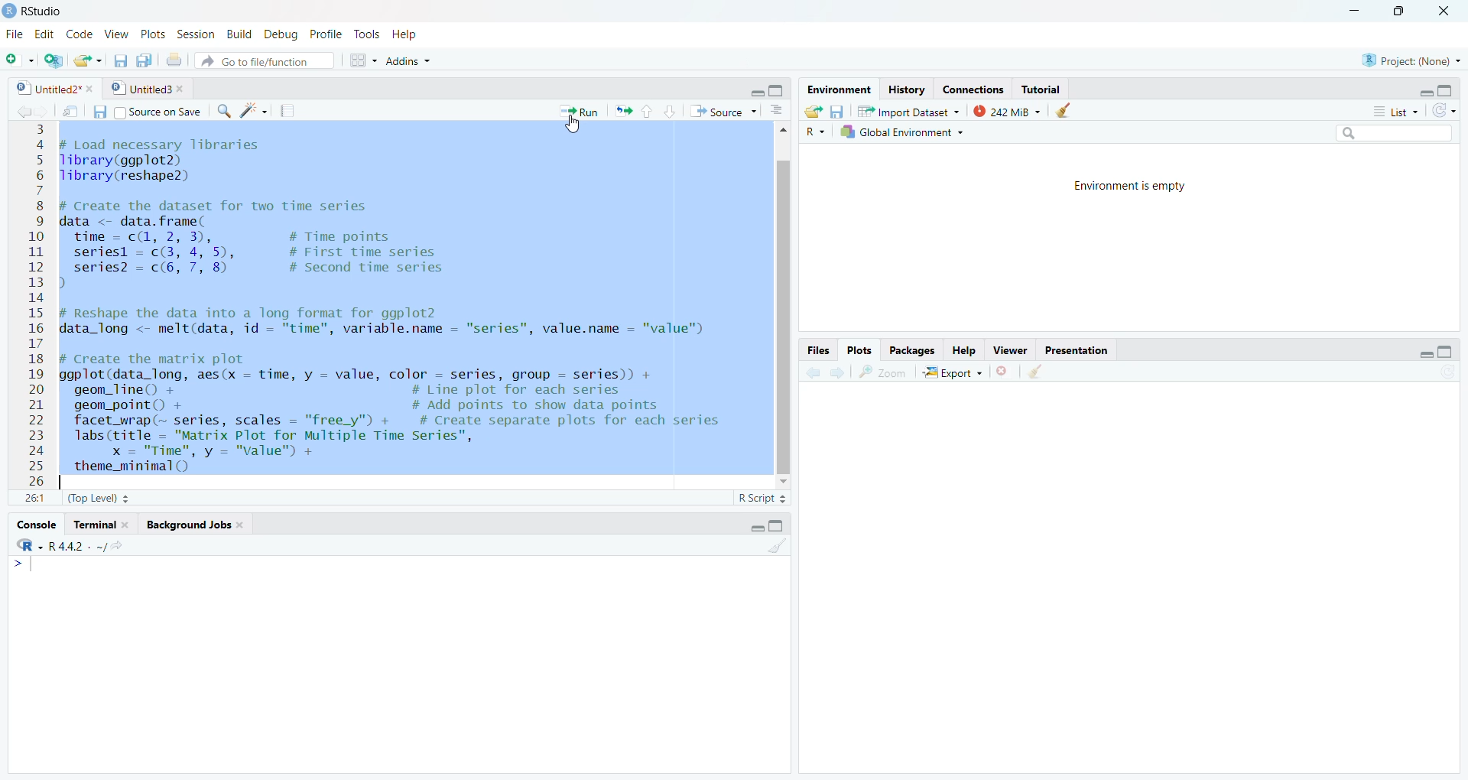 The height and width of the screenshot is (780, 1468). What do you see at coordinates (24, 110) in the screenshot?
I see `move back` at bounding box center [24, 110].